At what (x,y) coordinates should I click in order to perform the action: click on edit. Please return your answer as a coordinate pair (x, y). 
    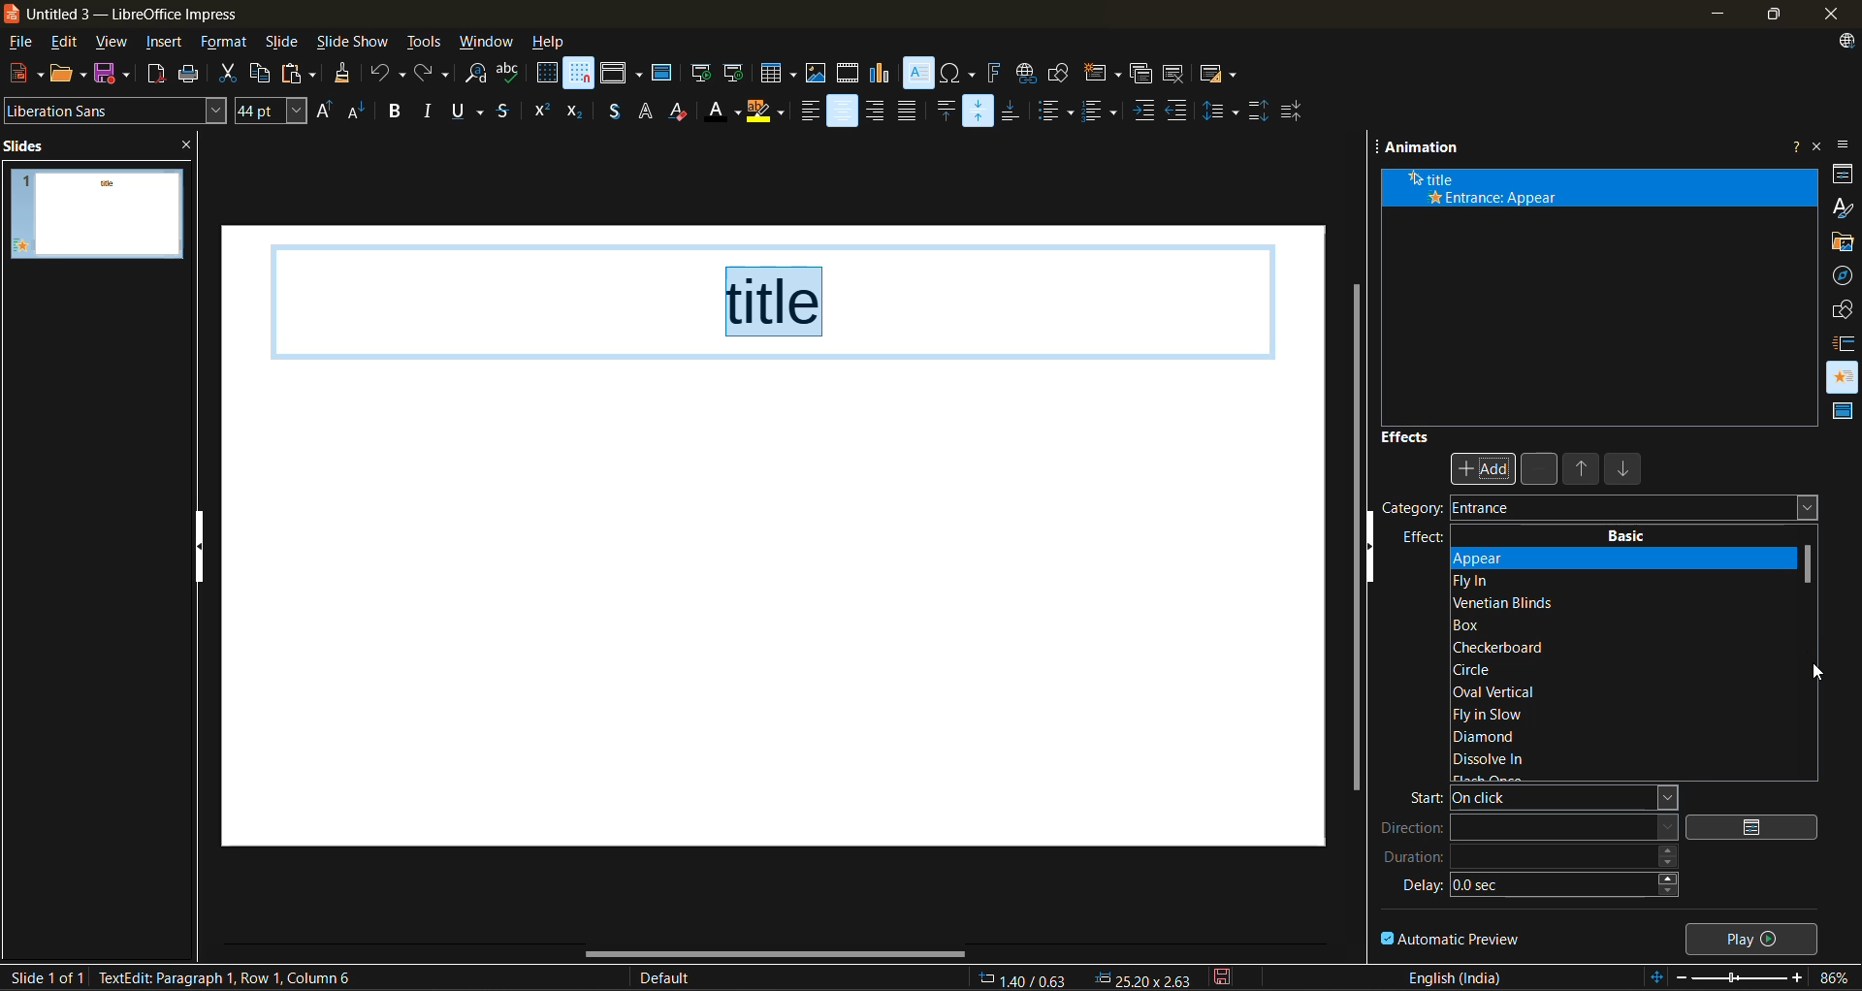
    Looking at the image, I should click on (68, 42).